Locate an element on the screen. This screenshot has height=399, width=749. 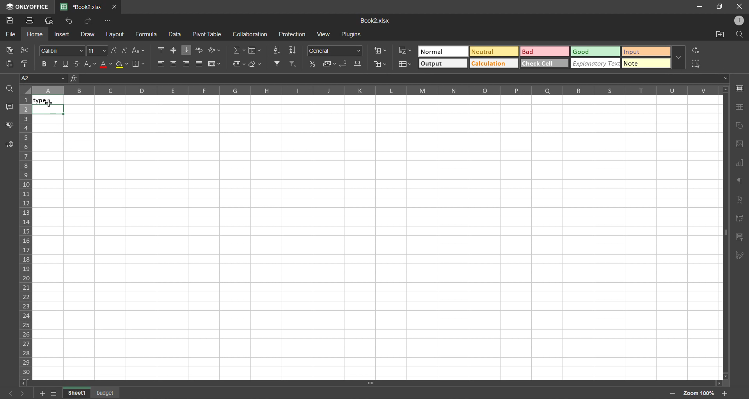
previous is located at coordinates (8, 392).